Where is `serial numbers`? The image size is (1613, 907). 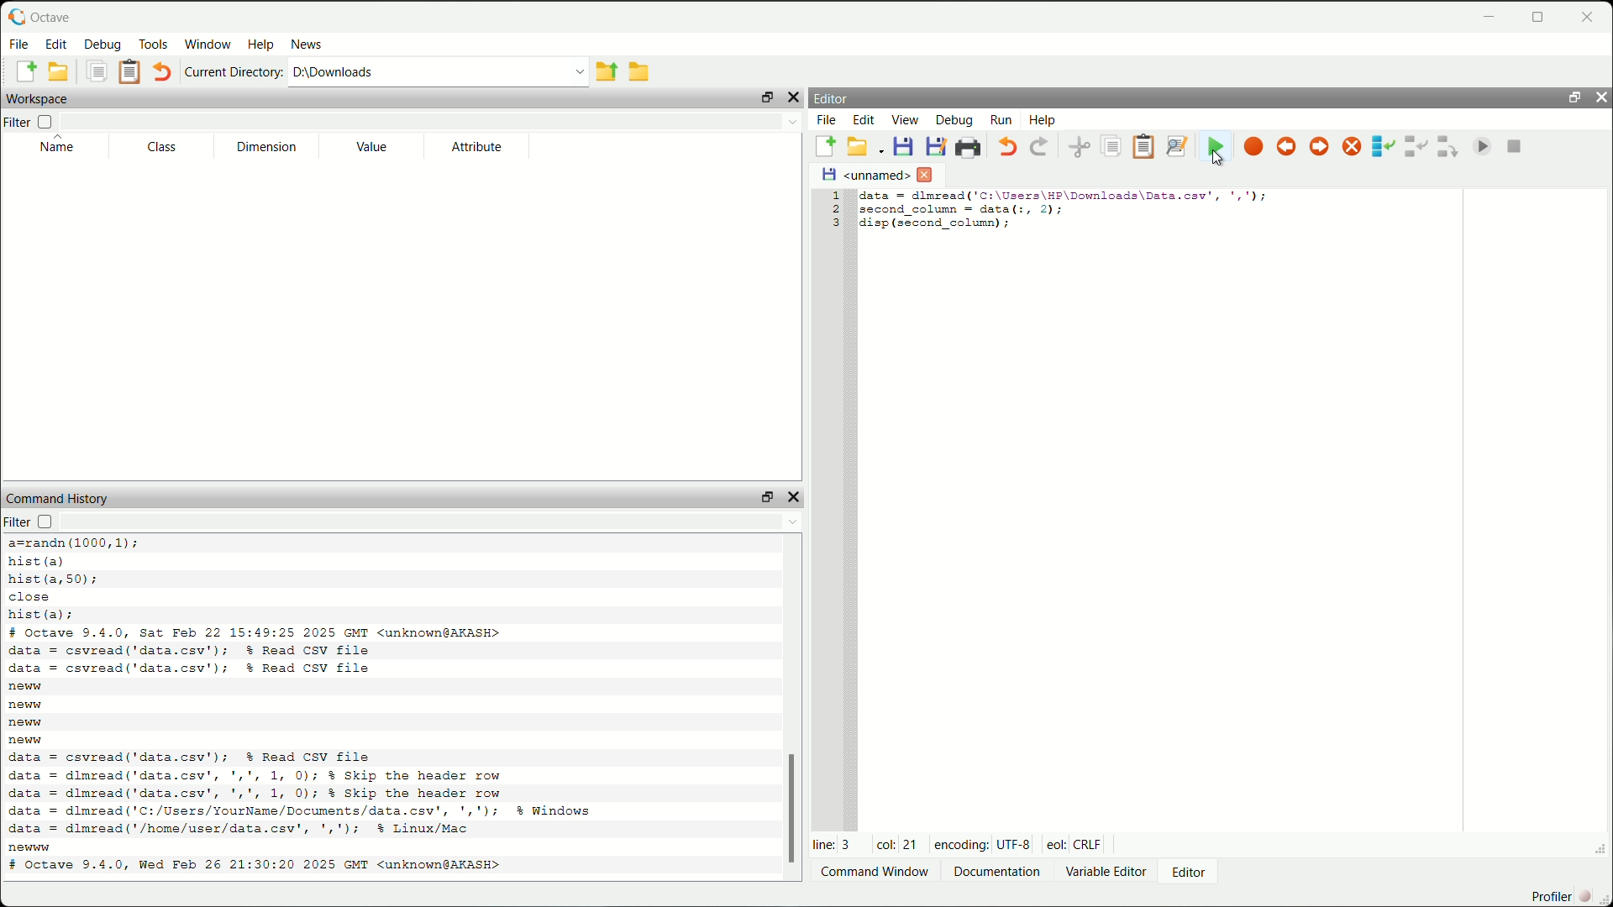
serial numbers is located at coordinates (833, 214).